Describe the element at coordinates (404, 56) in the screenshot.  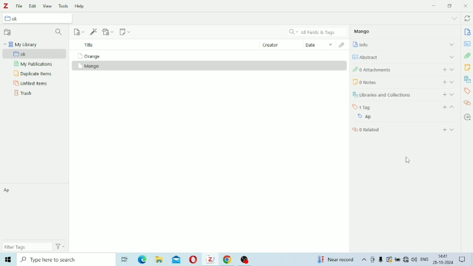
I see `Abstract` at that location.